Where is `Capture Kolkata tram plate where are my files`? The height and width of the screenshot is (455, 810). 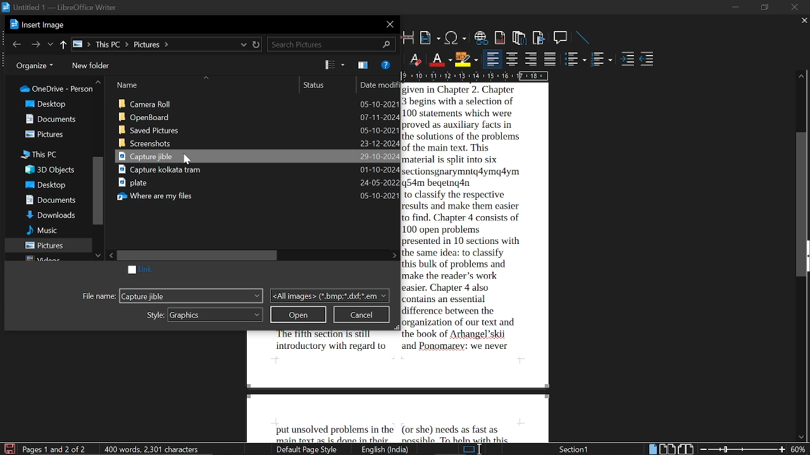 Capture Kolkata tram plate where are my files is located at coordinates (256, 188).